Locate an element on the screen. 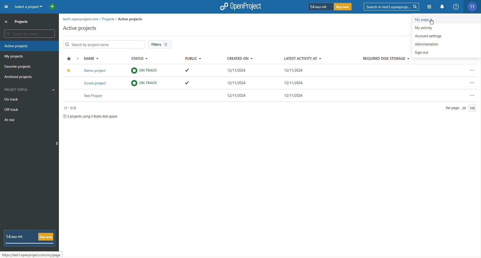  Account settings is located at coordinates (428, 35).